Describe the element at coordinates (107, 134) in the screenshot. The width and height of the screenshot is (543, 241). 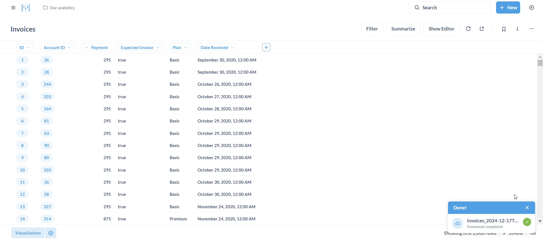
I see `295` at that location.